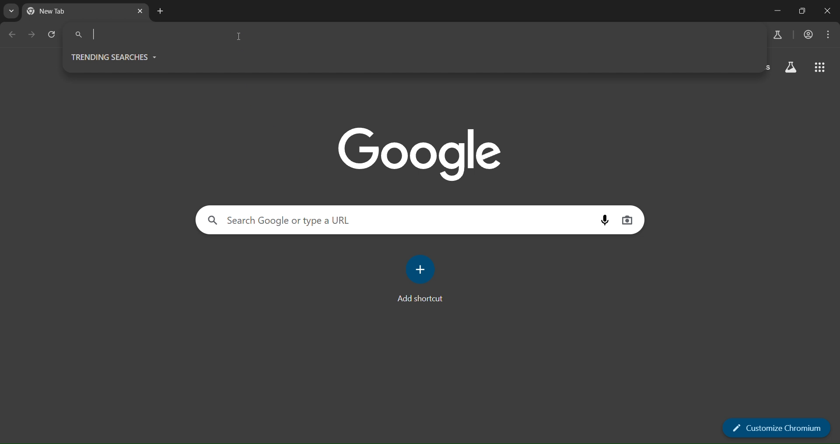 This screenshot has width=840, height=444. Describe the element at coordinates (829, 11) in the screenshot. I see `close` at that location.